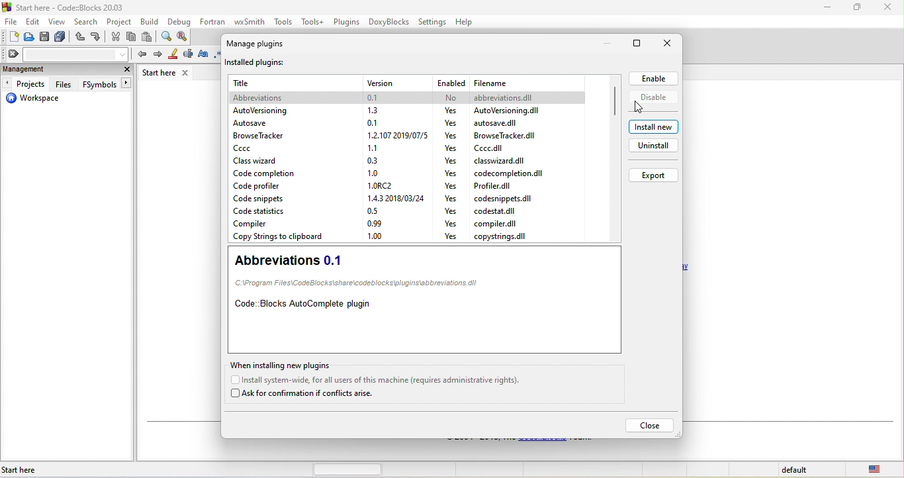 The height and width of the screenshot is (478, 904). I want to click on install system wide for all users of this machine, so click(386, 380).